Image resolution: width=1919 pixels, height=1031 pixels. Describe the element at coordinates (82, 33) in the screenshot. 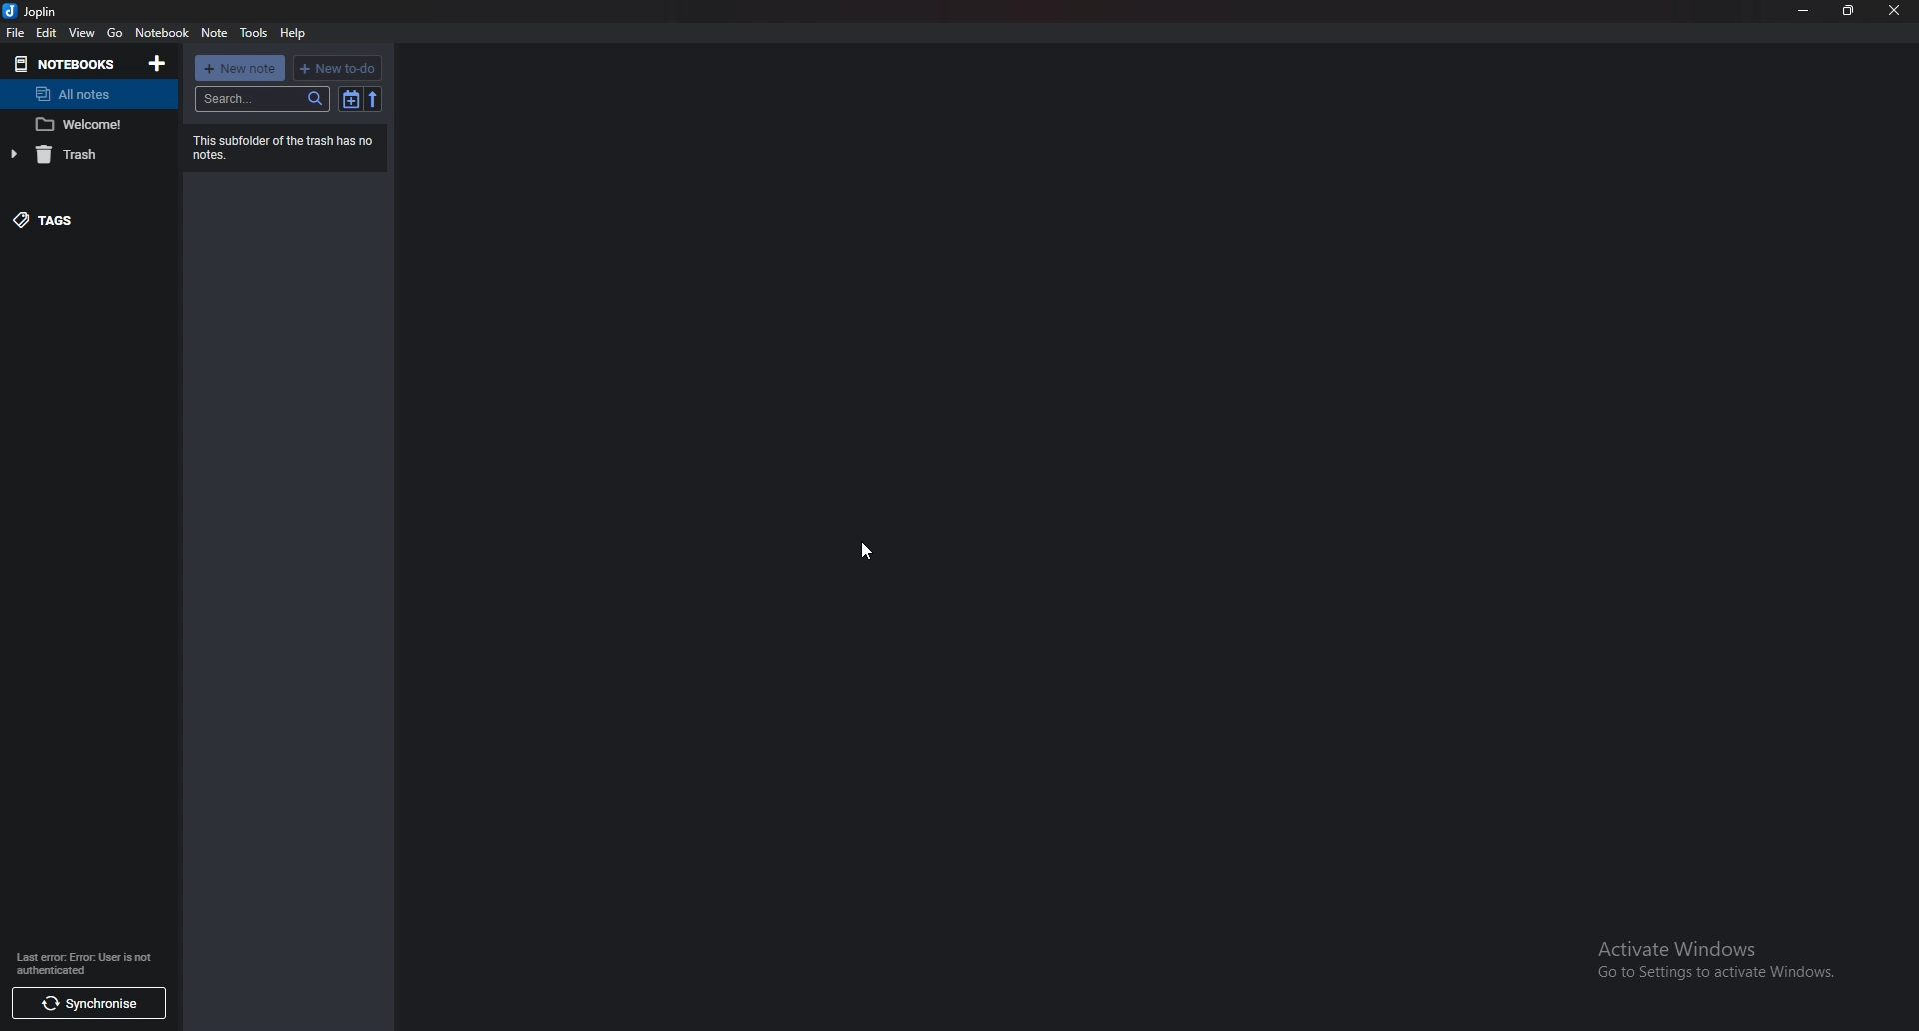

I see `view` at that location.